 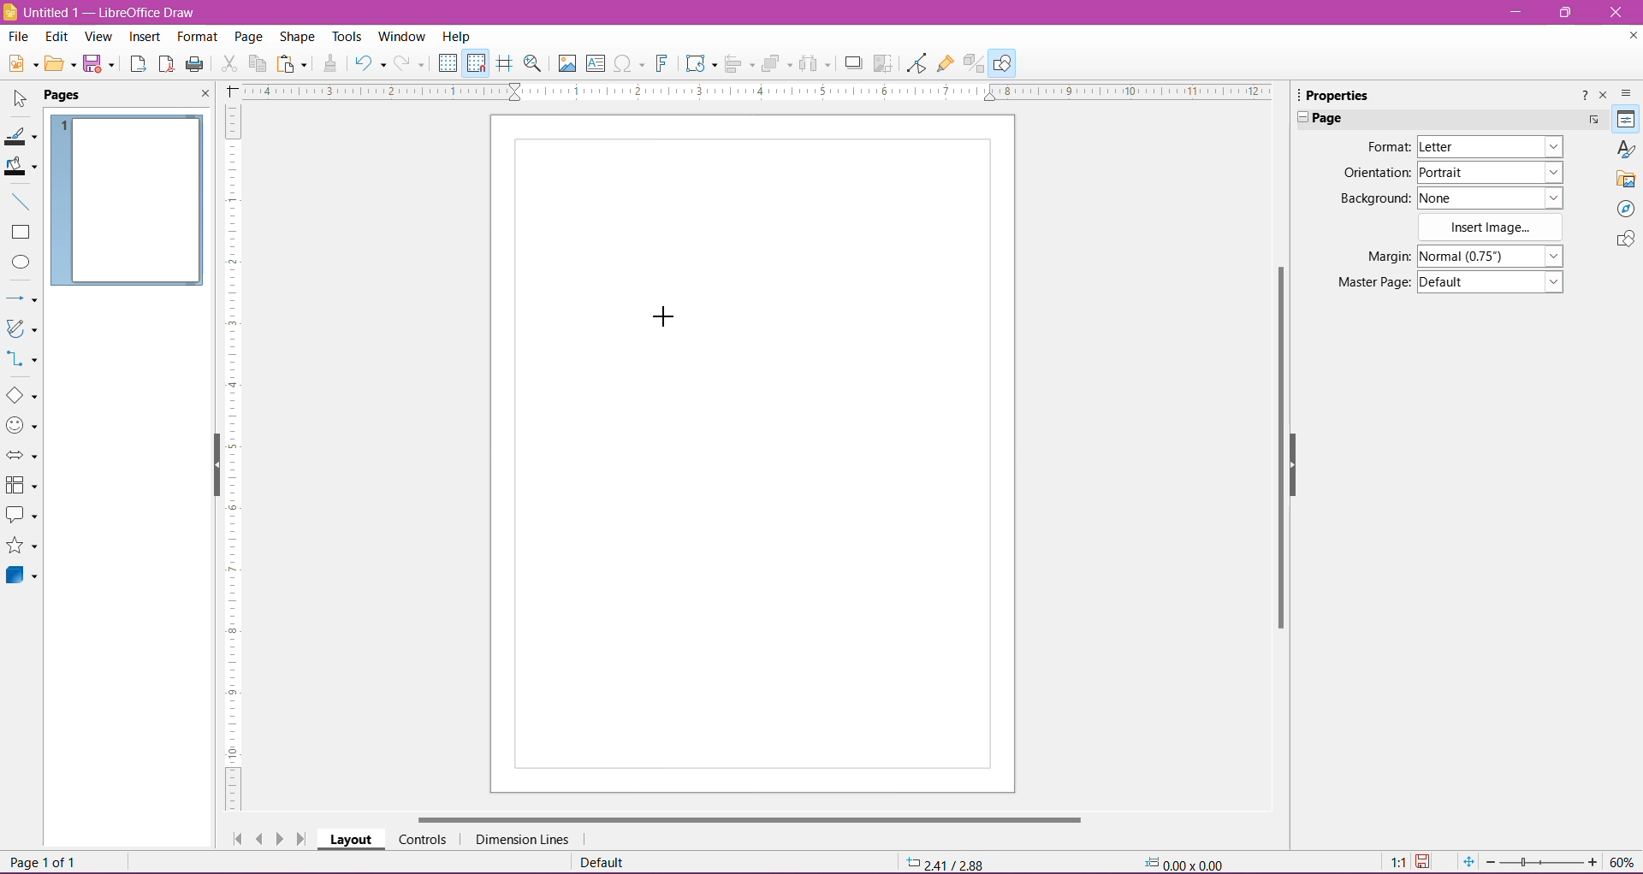 What do you see at coordinates (535, 66) in the screenshot?
I see `Zoom and Pan` at bounding box center [535, 66].